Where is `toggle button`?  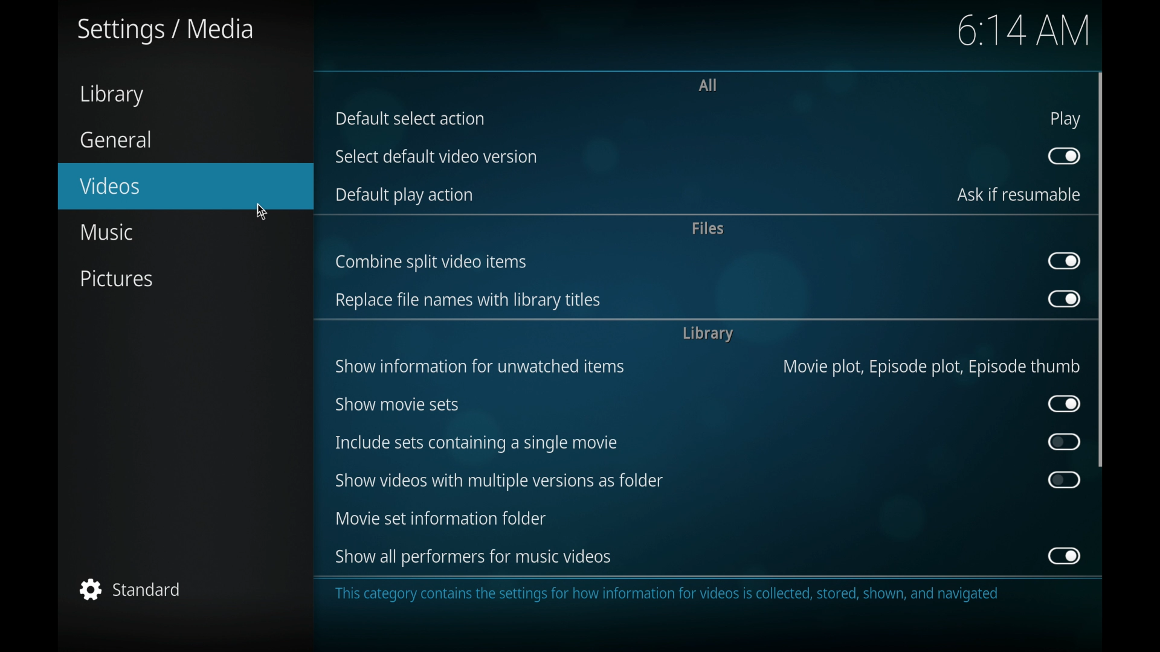
toggle button is located at coordinates (1063, 555).